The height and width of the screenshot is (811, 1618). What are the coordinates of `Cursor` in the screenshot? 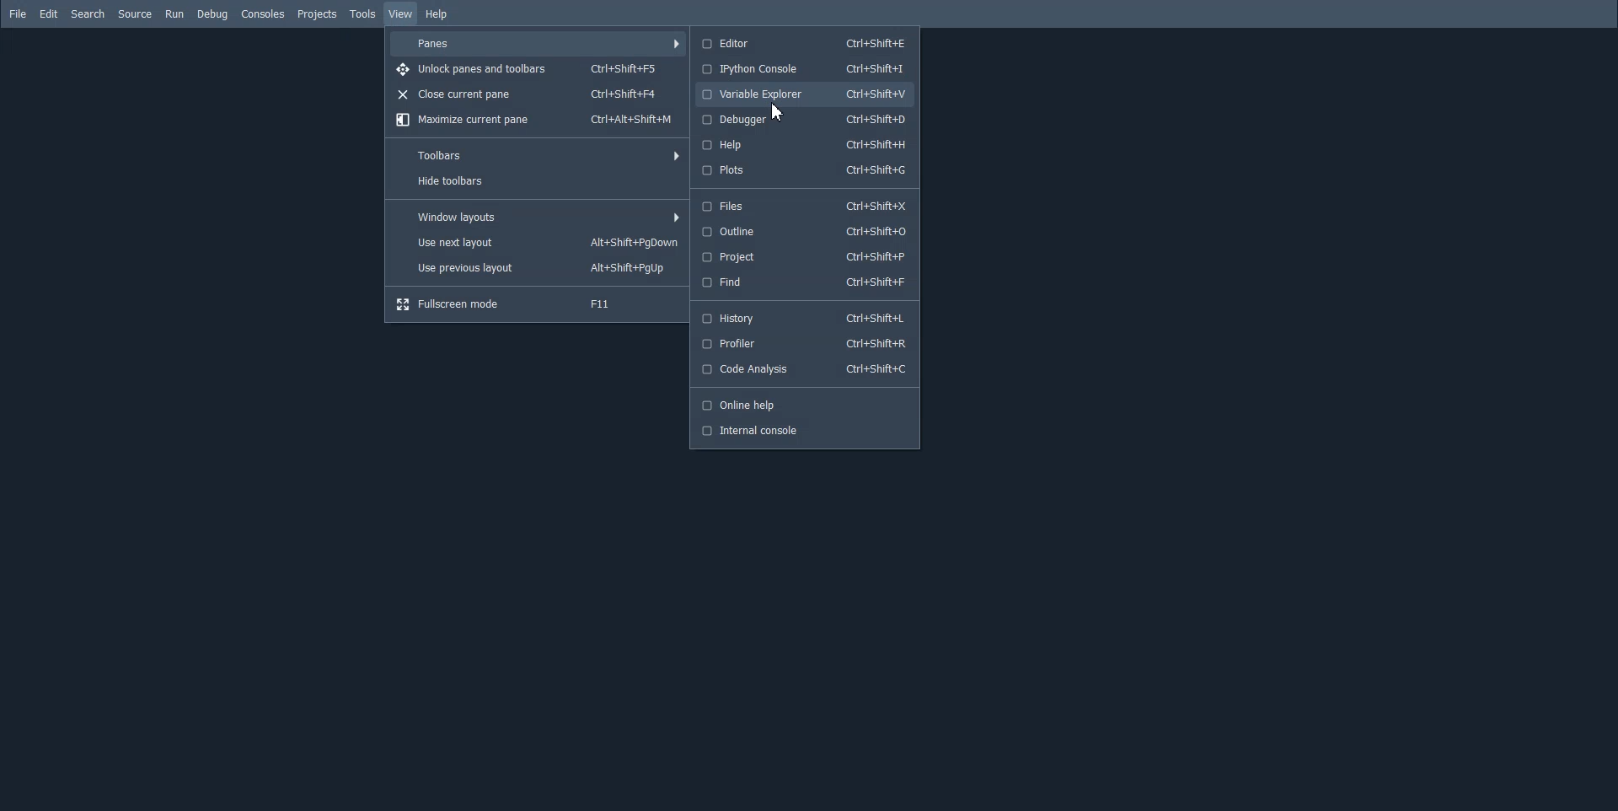 It's located at (780, 111).